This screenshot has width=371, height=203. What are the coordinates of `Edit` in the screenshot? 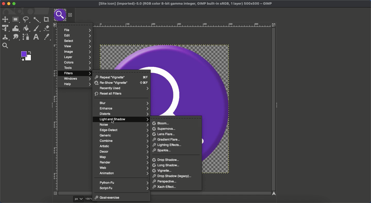 It's located at (77, 36).